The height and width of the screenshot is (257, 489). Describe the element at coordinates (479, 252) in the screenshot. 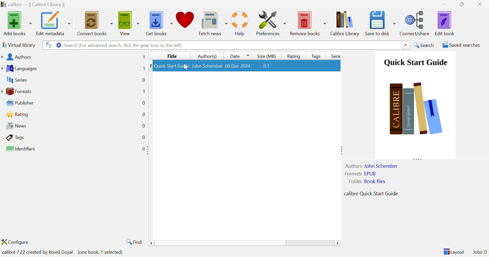

I see `Jobs: 0` at that location.